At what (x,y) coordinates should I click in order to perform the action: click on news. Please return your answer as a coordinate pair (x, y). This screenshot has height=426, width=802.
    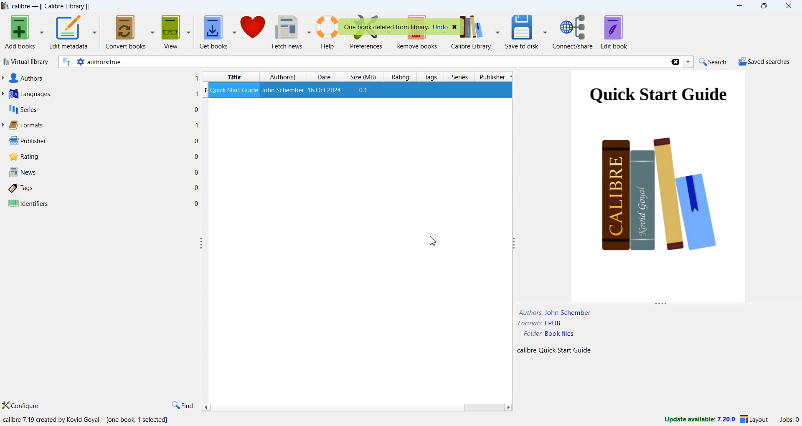
    Looking at the image, I should click on (22, 172).